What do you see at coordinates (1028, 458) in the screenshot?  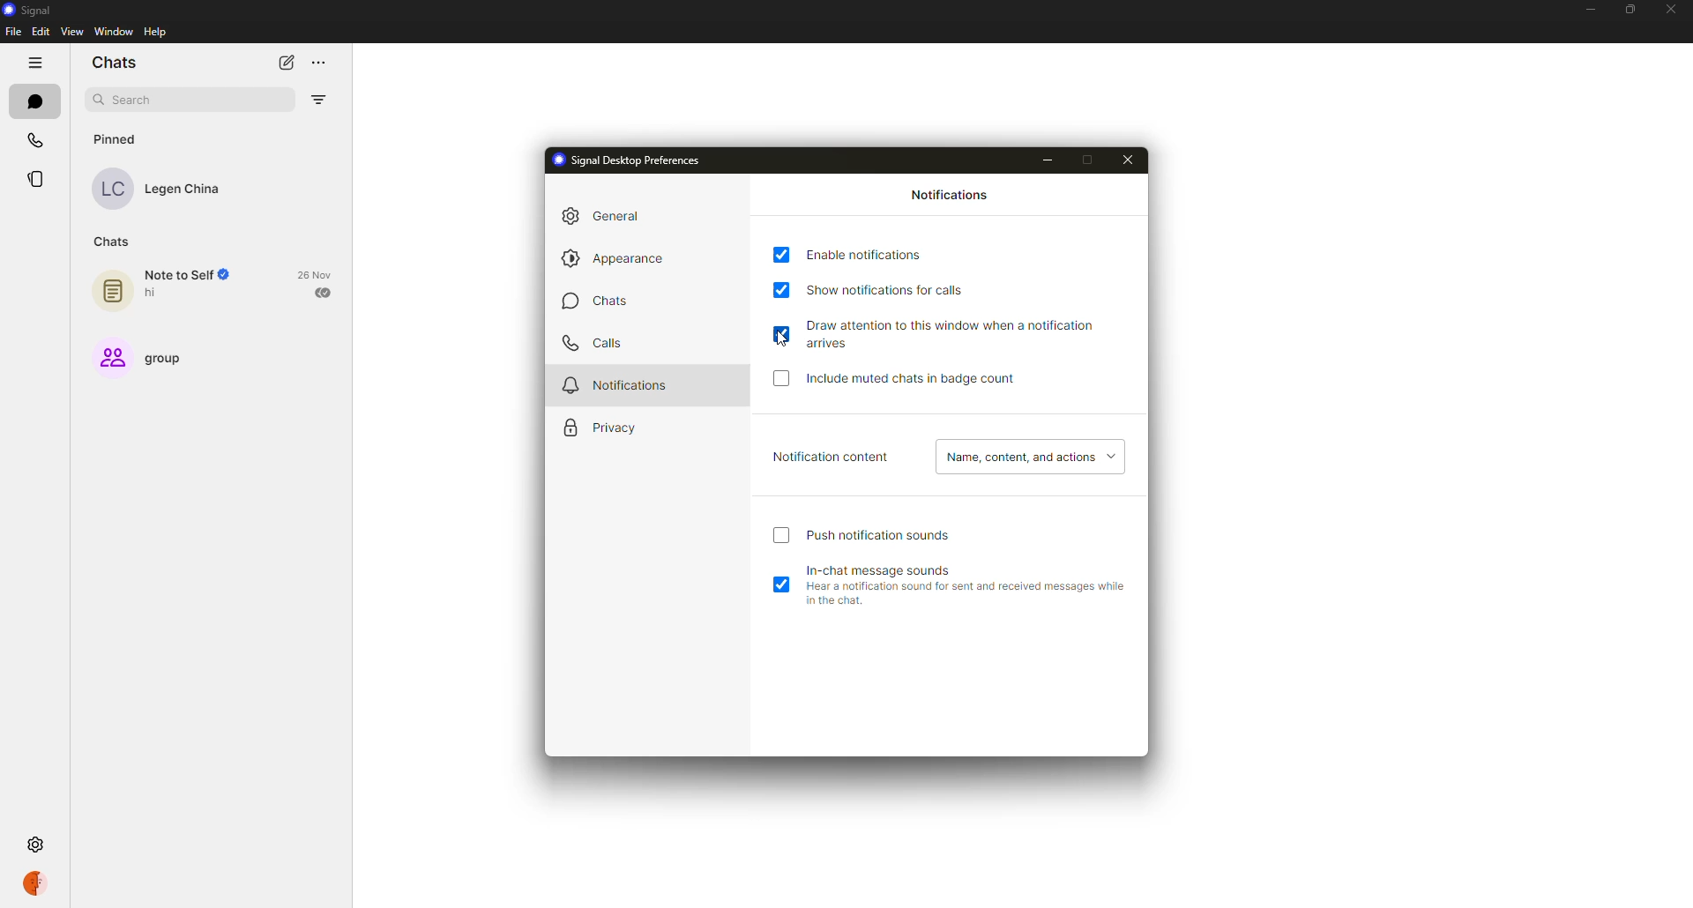 I see `name, content, actions` at bounding box center [1028, 458].